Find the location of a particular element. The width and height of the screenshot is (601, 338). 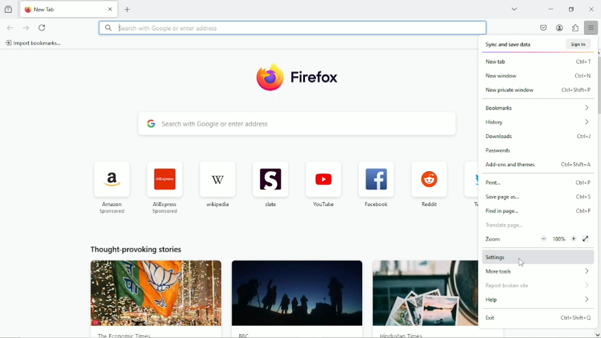

Close is located at coordinates (111, 9).